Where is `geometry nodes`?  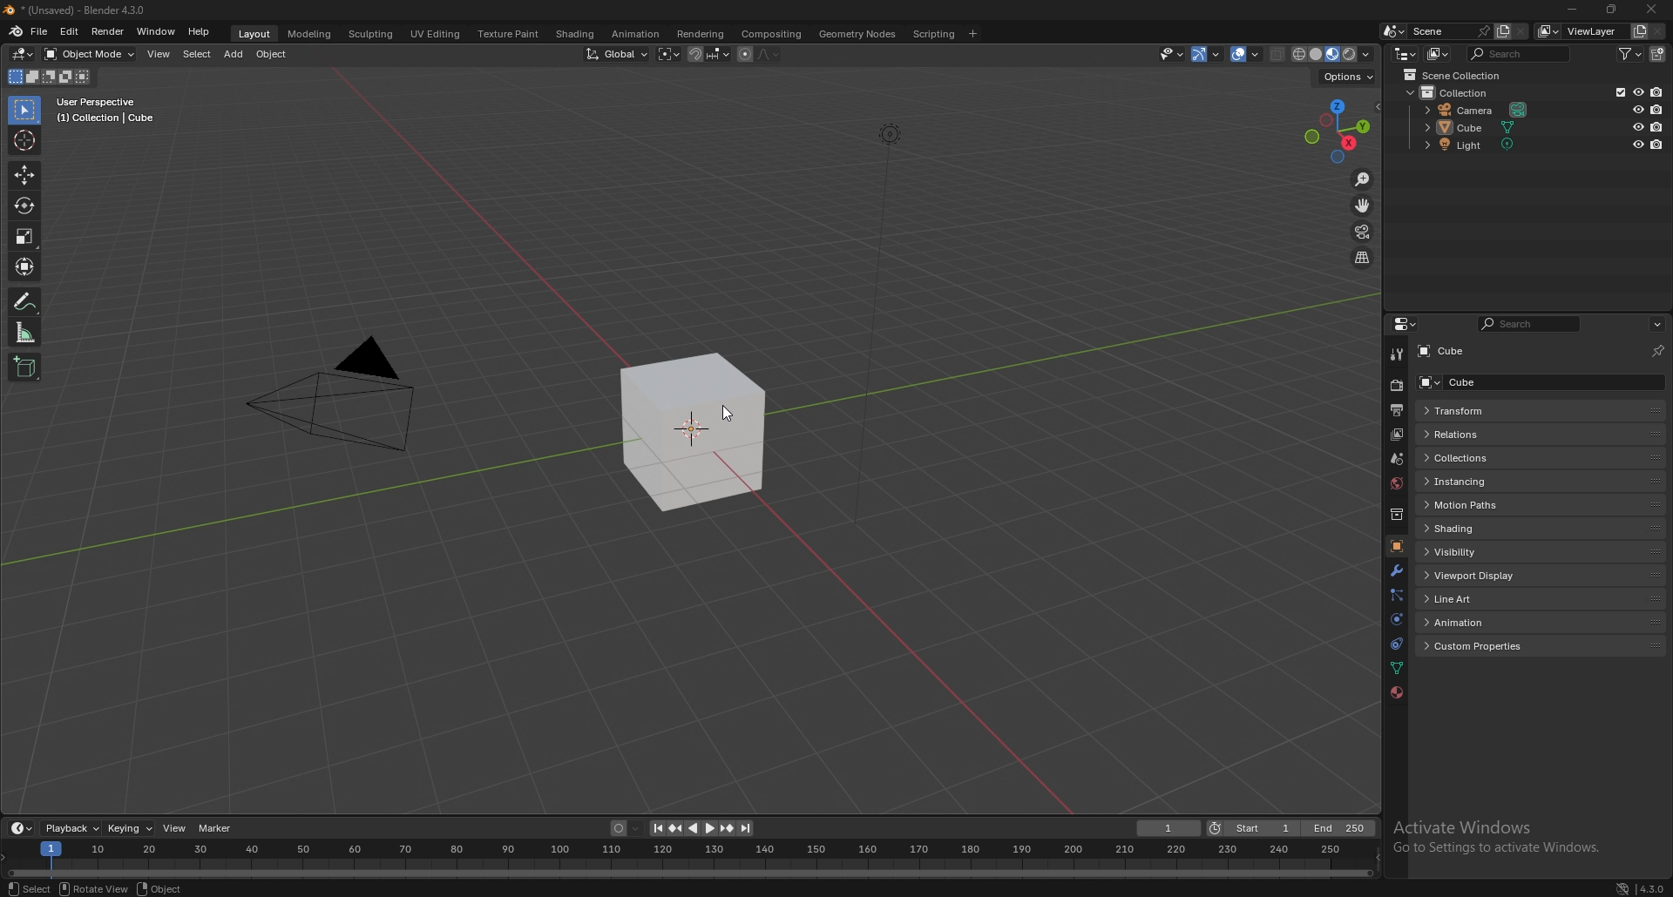 geometry nodes is located at coordinates (857, 33).